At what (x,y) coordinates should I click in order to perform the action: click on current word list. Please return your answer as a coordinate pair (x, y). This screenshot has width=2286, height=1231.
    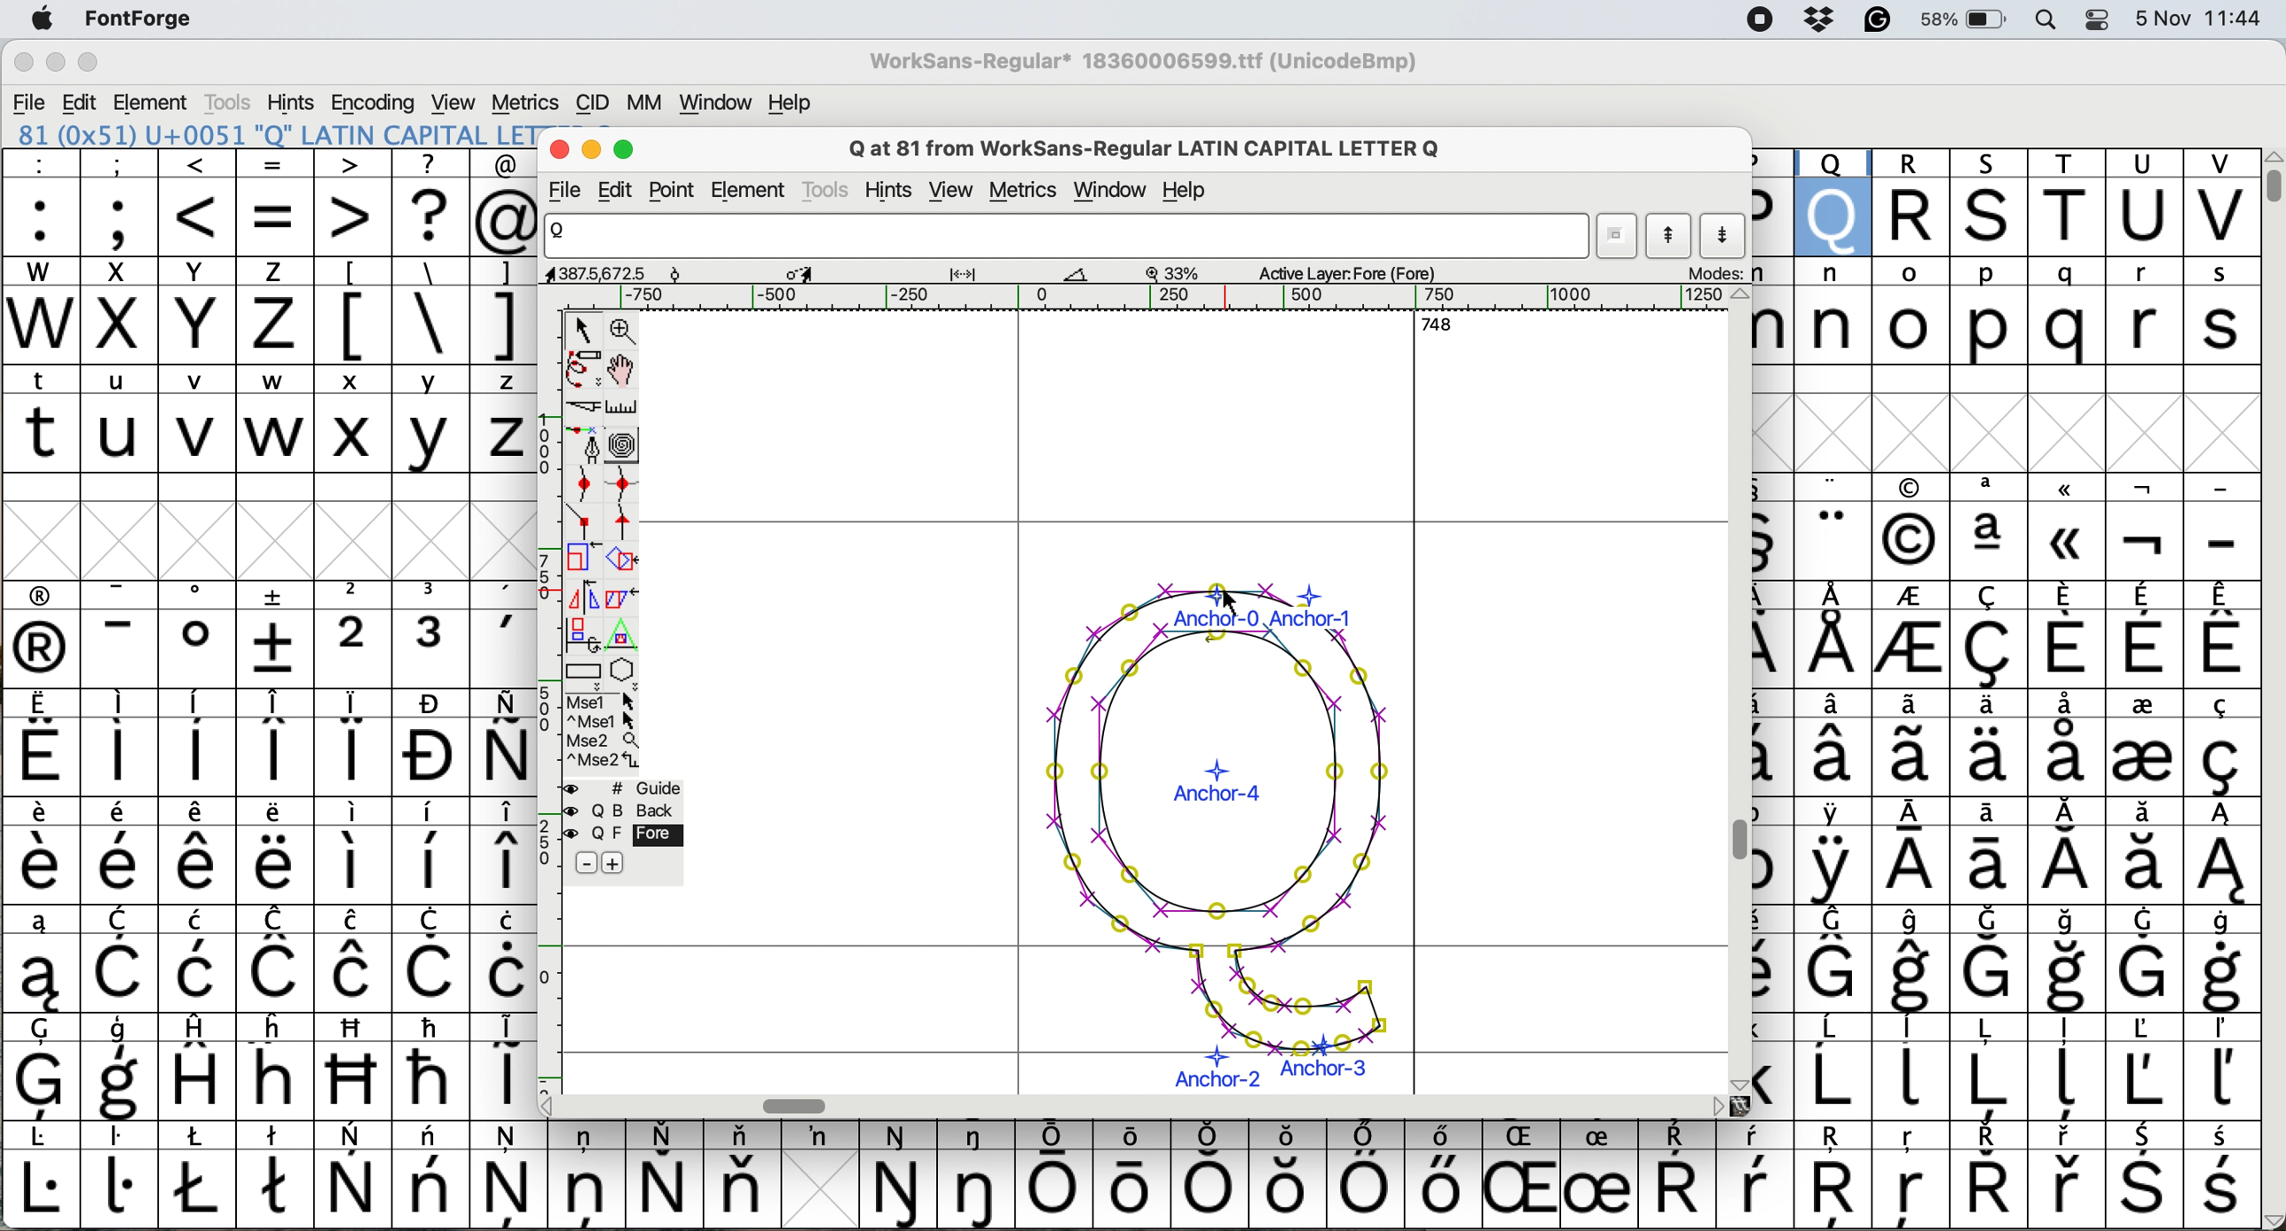
    Looking at the image, I should click on (1618, 237).